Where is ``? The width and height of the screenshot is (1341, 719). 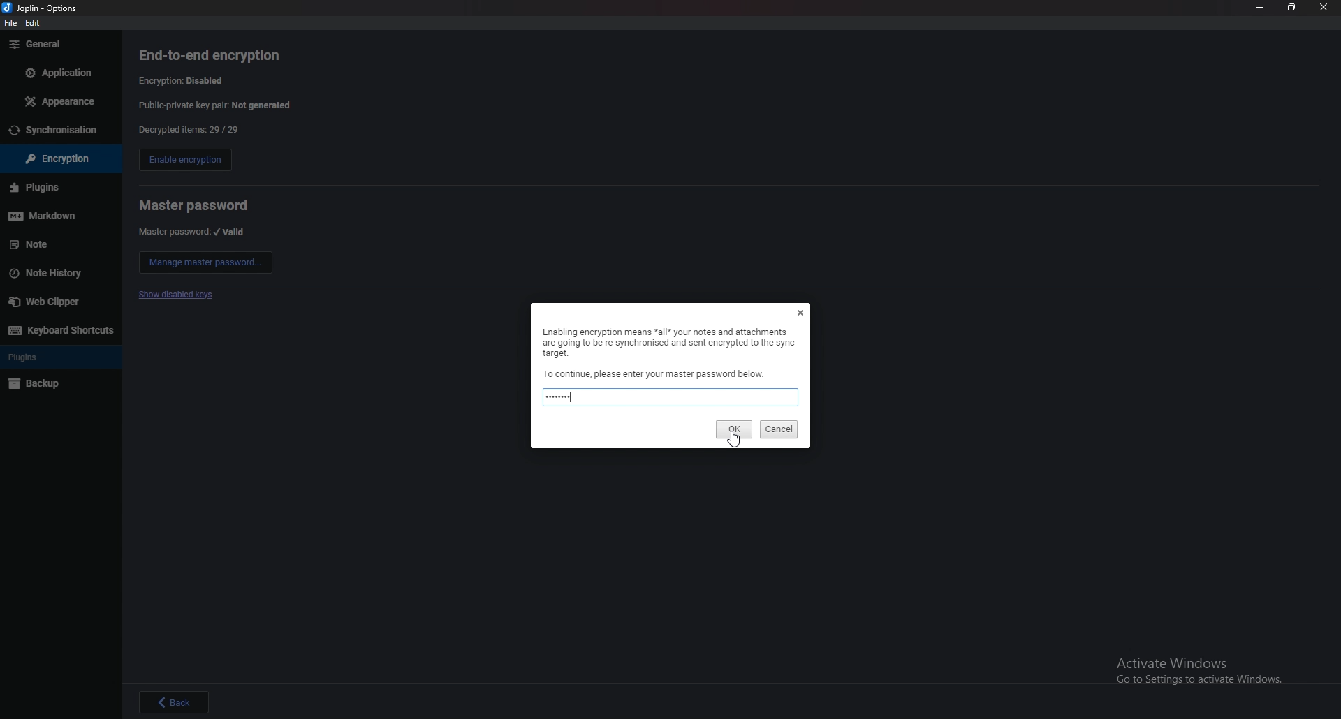  is located at coordinates (24, 357).